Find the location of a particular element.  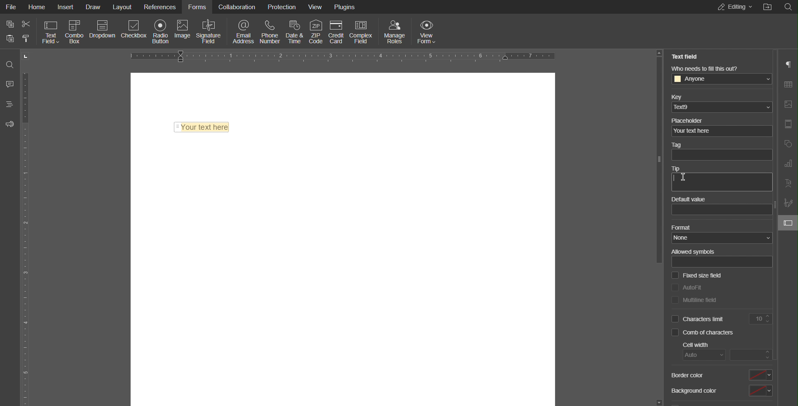

your text here is located at coordinates (719, 133).